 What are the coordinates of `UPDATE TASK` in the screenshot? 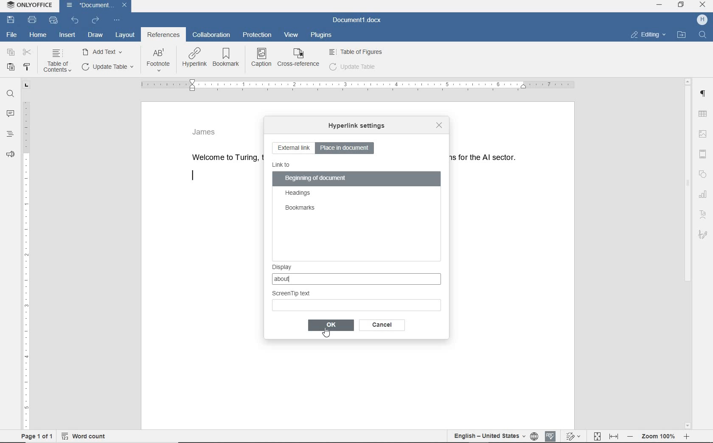 It's located at (107, 67).